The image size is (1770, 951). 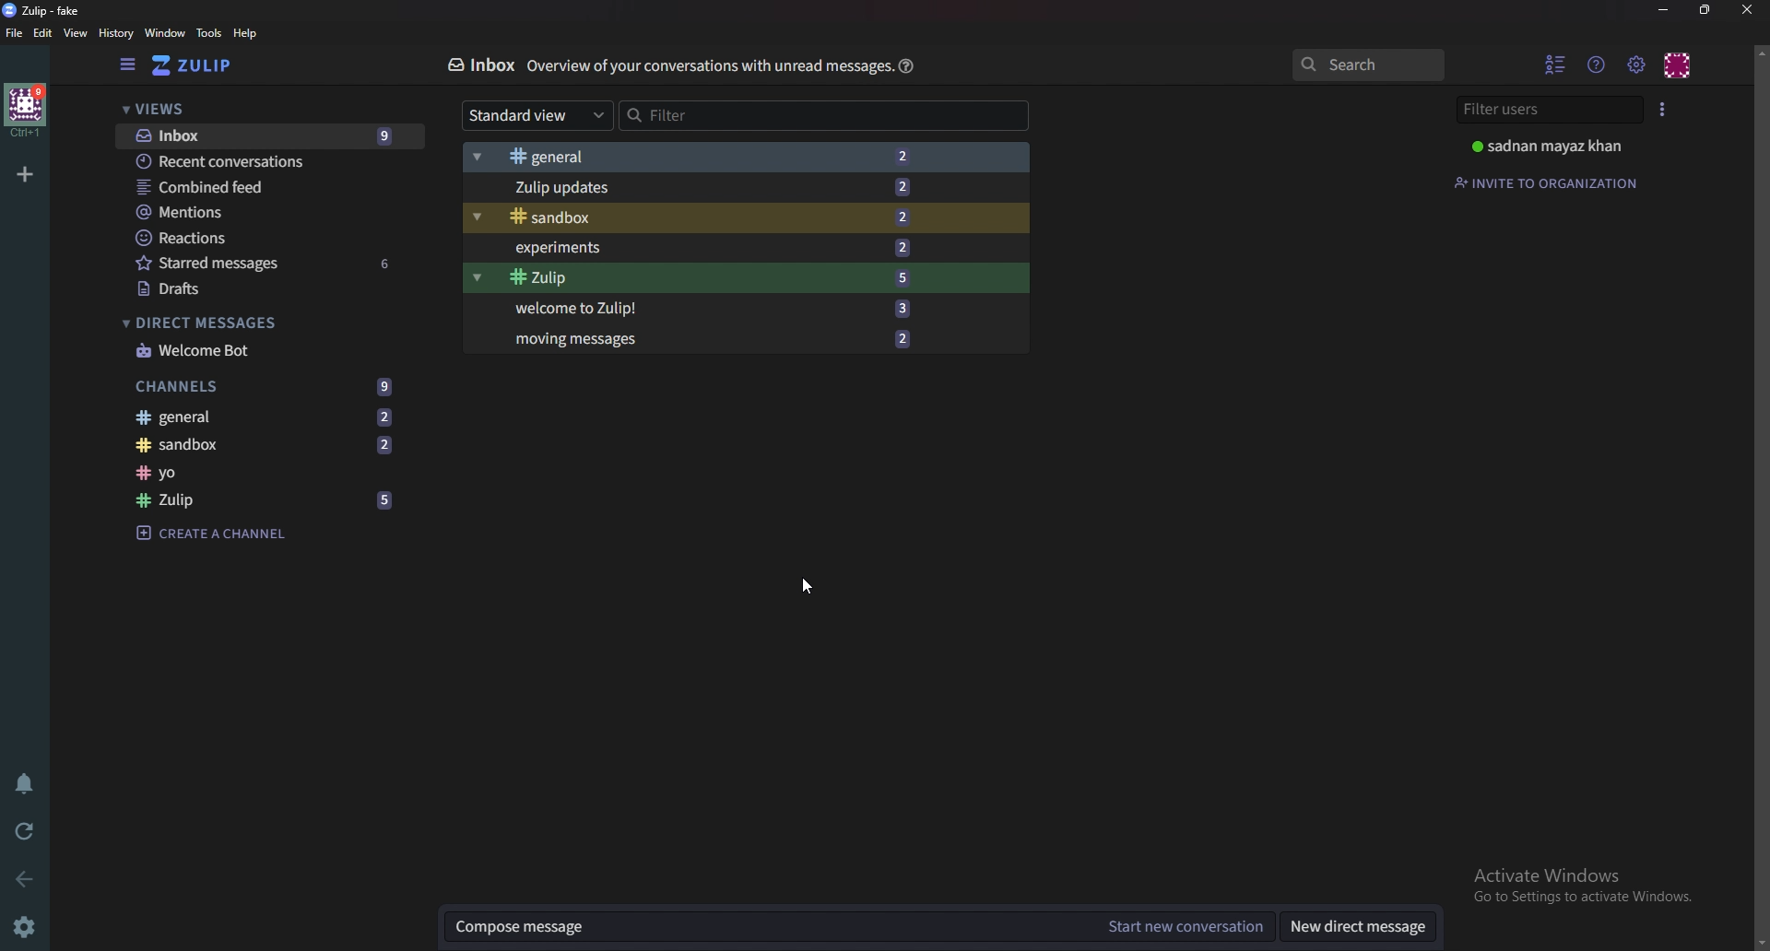 What do you see at coordinates (269, 501) in the screenshot?
I see `Zulip` at bounding box center [269, 501].